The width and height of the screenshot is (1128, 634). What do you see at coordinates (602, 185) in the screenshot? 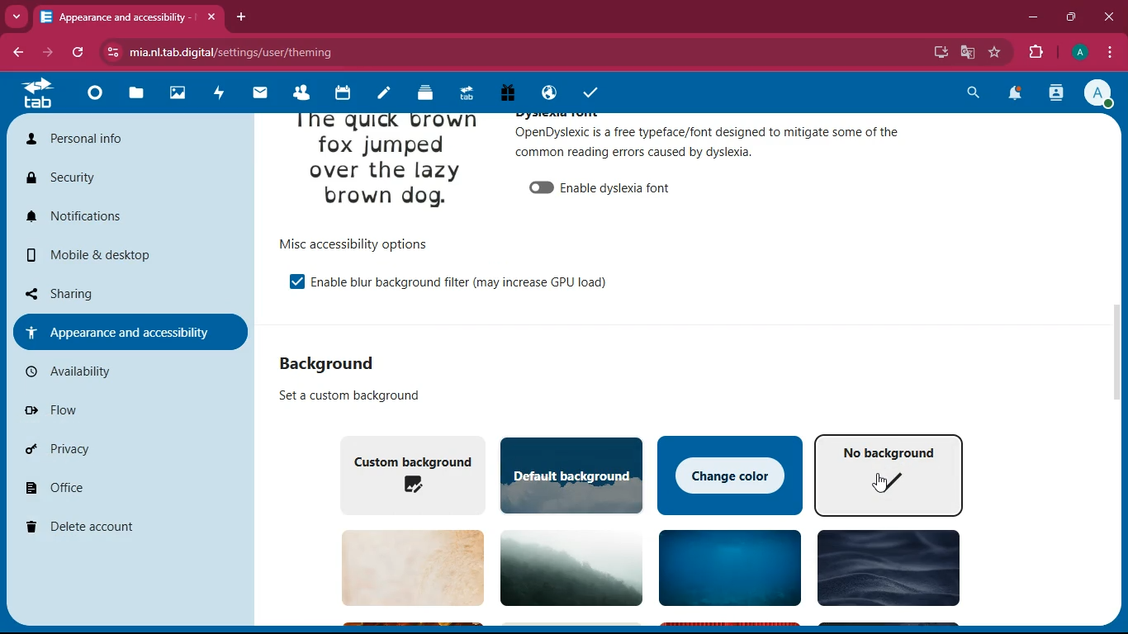
I see `enable` at bounding box center [602, 185].